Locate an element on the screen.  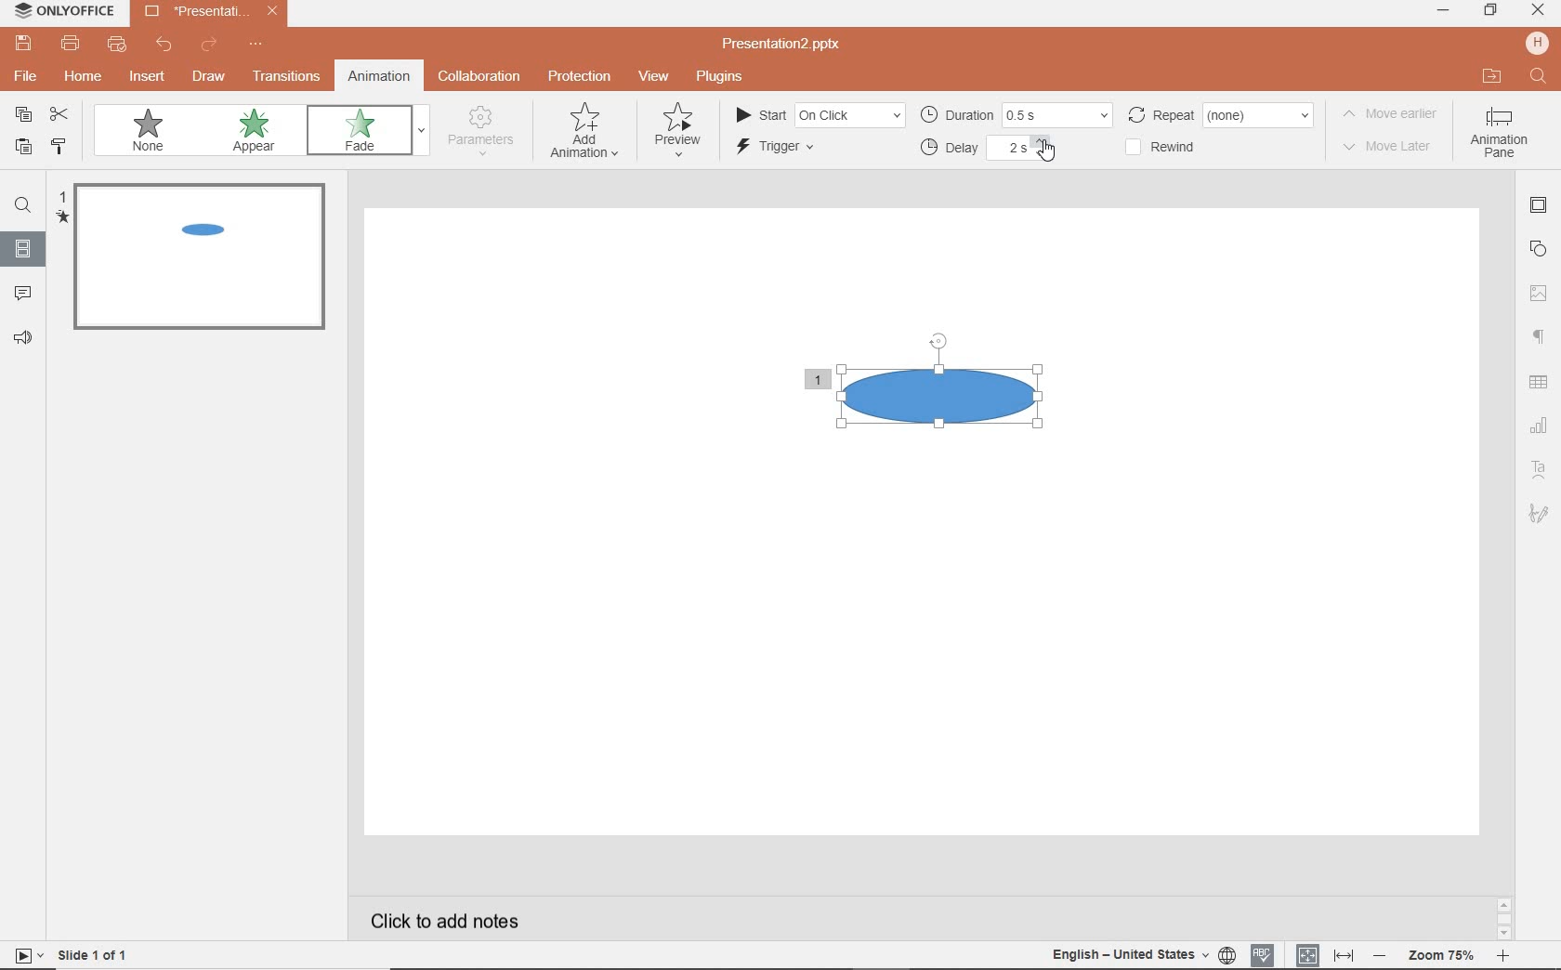
slide settings is located at coordinates (1537, 205).